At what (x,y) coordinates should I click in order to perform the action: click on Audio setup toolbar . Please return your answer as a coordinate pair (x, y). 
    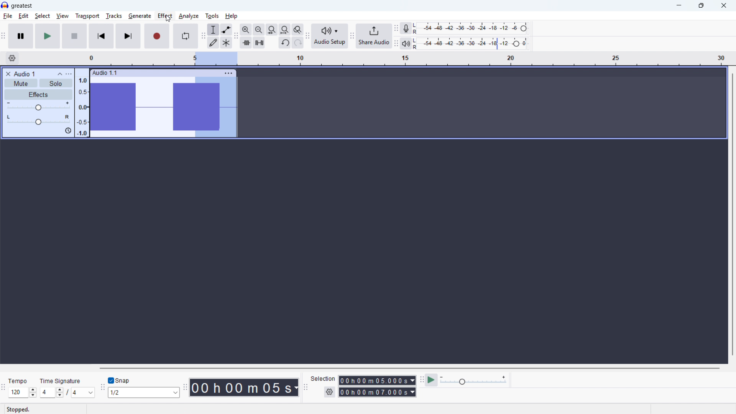
    Looking at the image, I should click on (308, 37).